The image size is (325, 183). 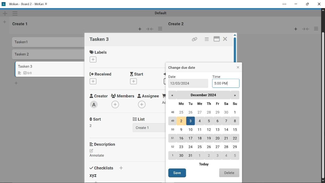 I want to click on Received, so click(x=100, y=74).